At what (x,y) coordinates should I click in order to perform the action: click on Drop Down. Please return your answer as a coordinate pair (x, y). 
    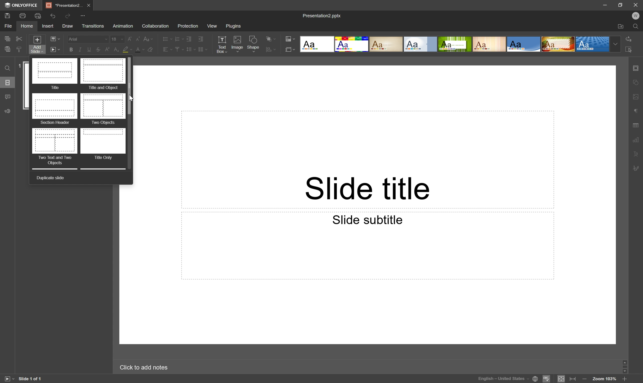
    Looking at the image, I should click on (615, 44).